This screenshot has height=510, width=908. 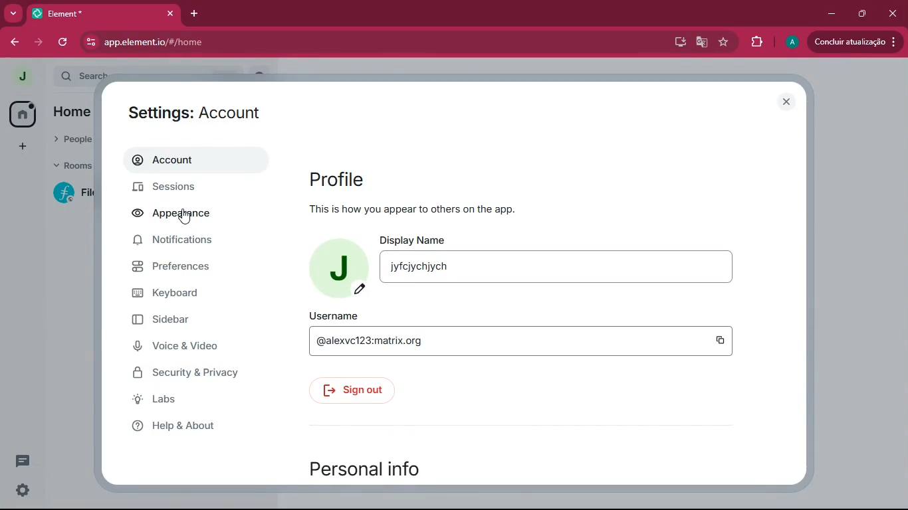 I want to click on labs, so click(x=192, y=400).